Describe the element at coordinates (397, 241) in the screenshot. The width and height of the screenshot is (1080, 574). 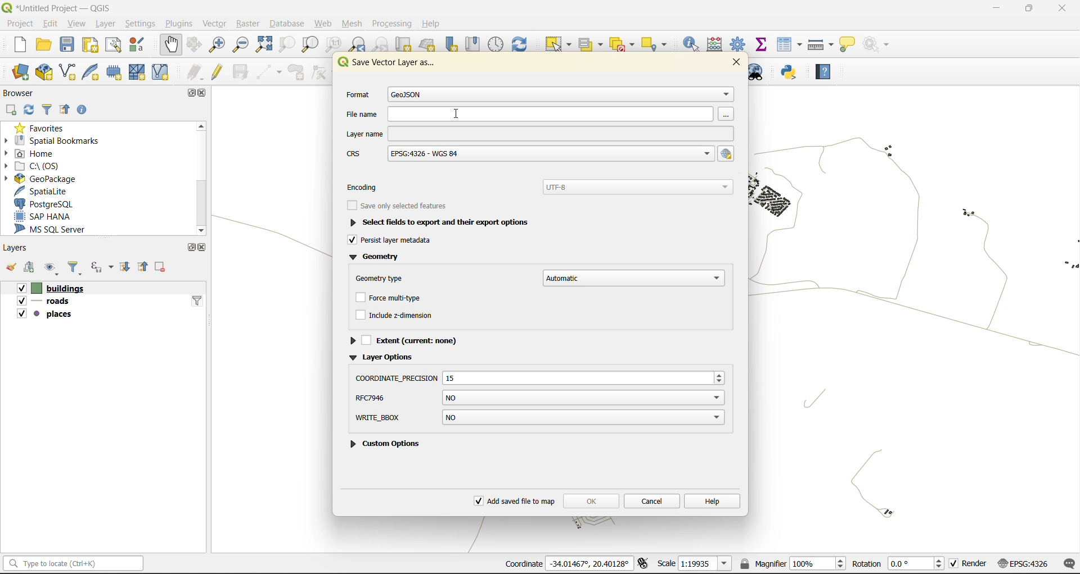
I see `persist layer metadata` at that location.